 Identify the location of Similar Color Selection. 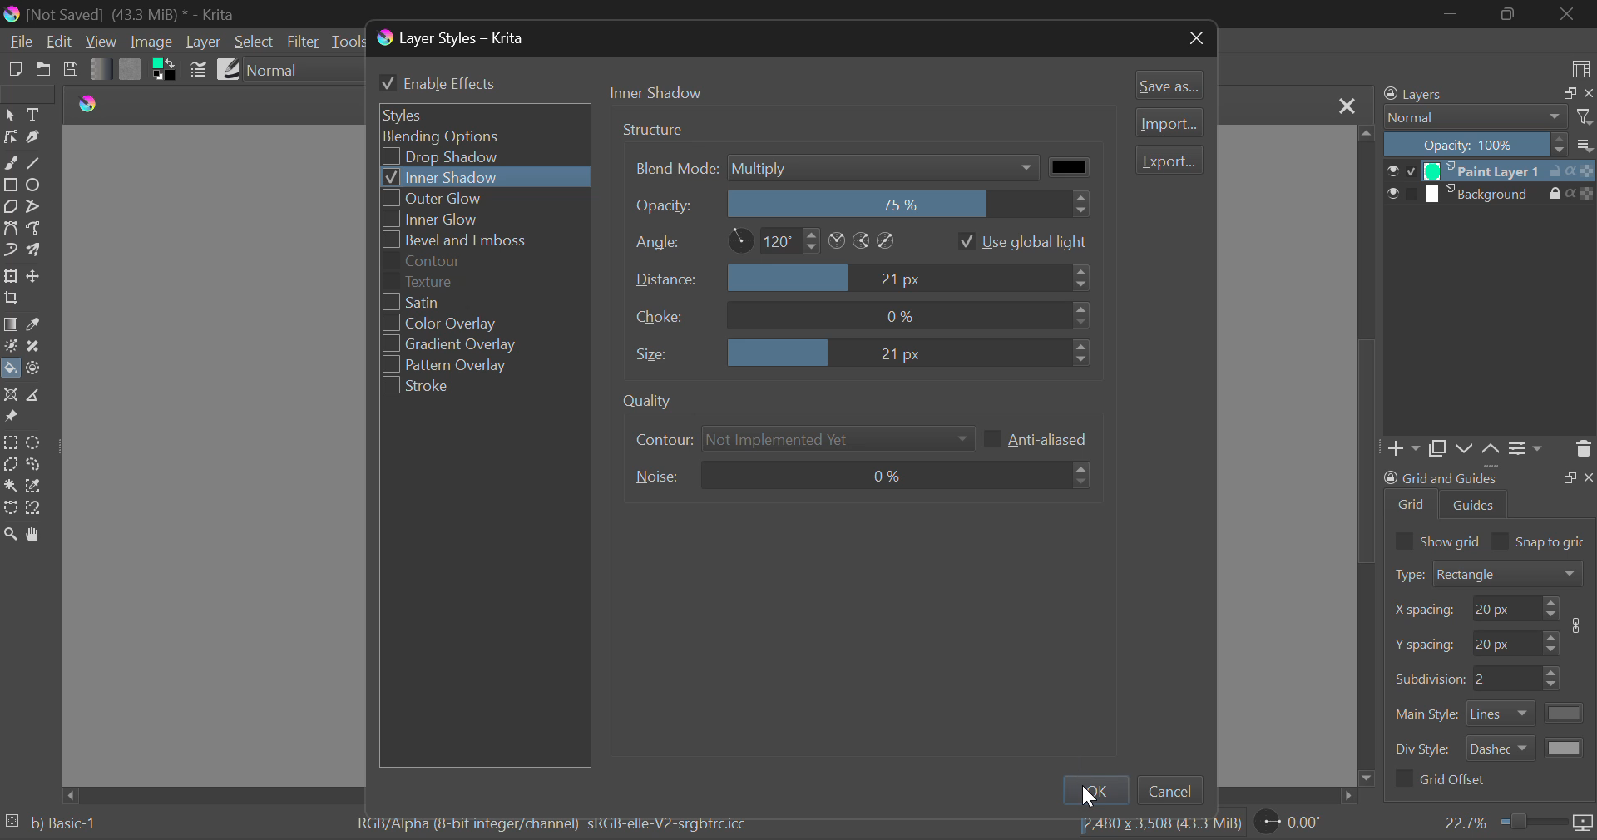
(34, 487).